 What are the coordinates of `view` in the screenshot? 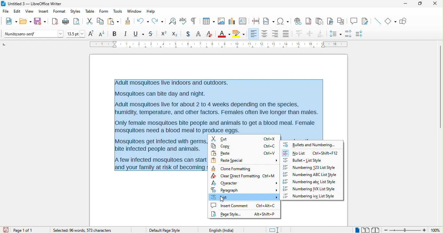 It's located at (30, 12).